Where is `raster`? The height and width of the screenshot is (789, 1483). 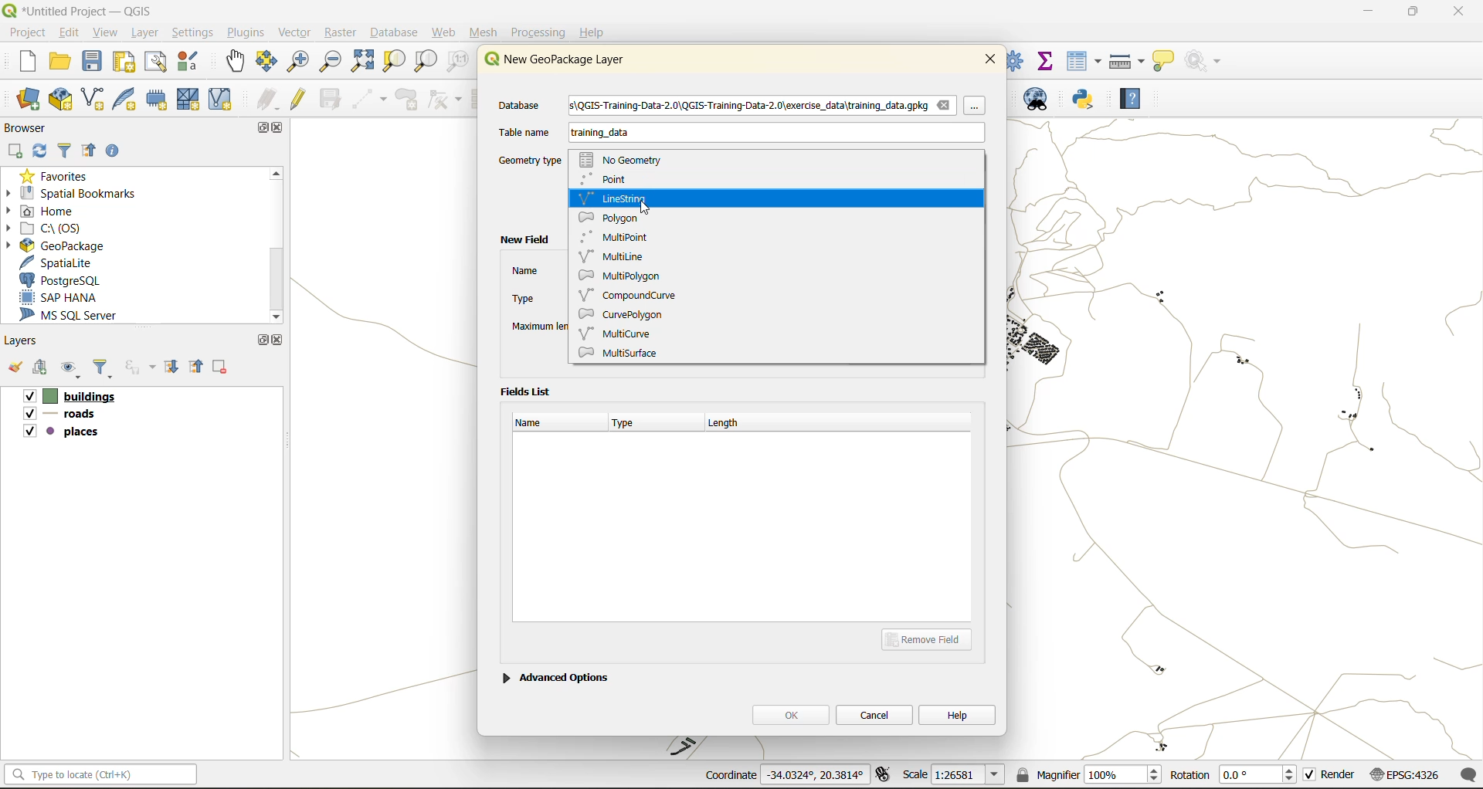 raster is located at coordinates (341, 33).